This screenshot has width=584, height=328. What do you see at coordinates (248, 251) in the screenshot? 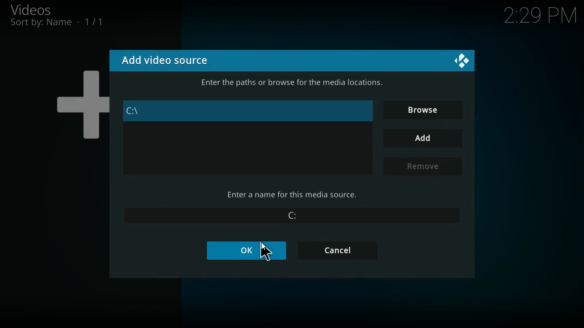
I see `ok` at bounding box center [248, 251].